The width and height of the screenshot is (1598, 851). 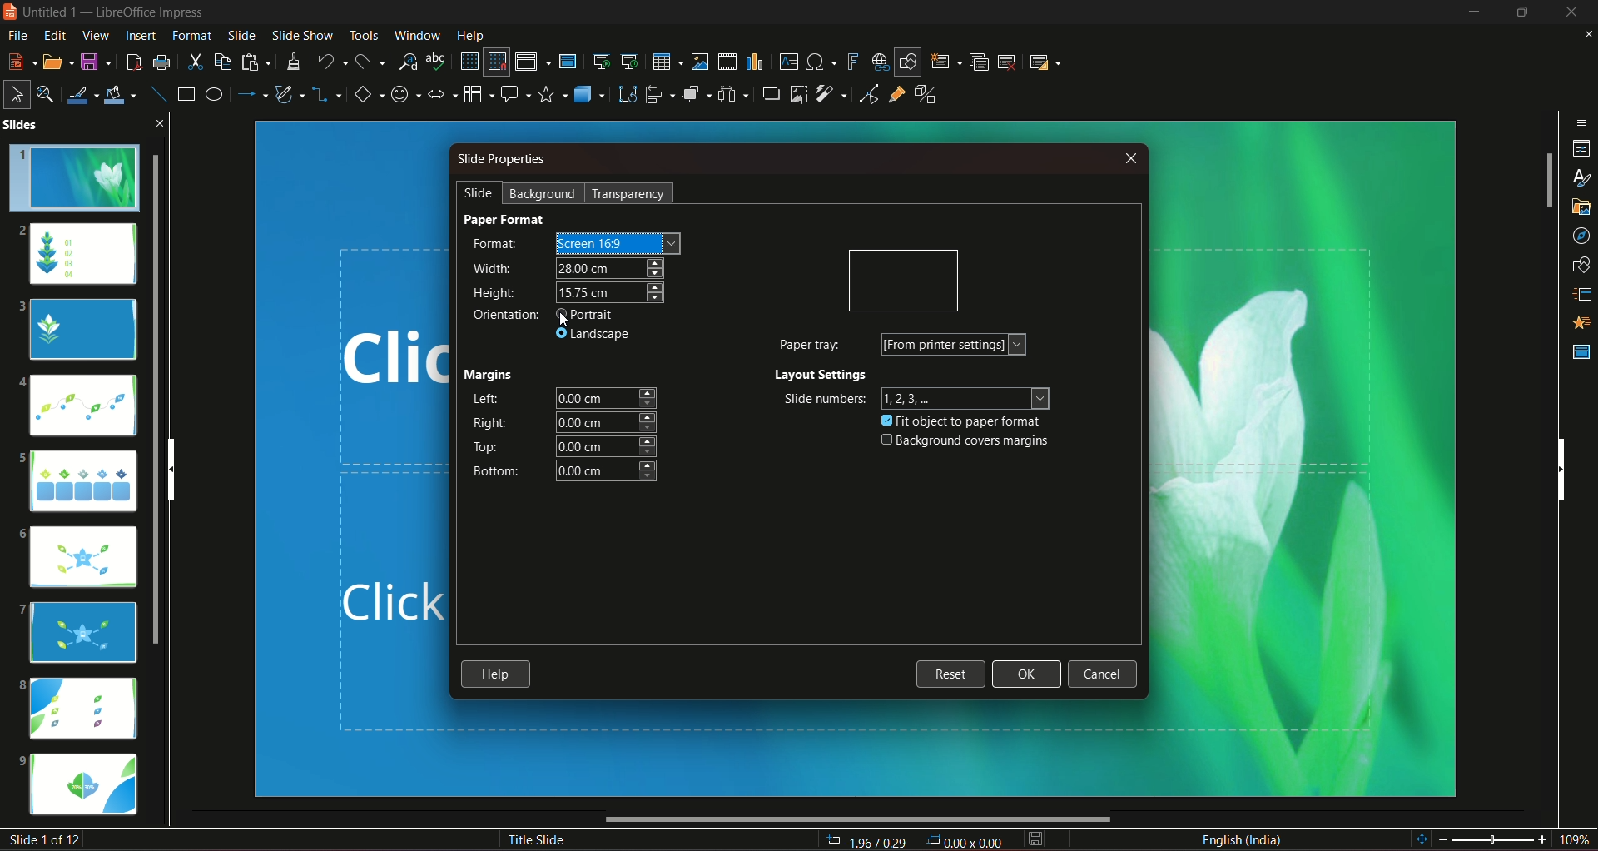 I want to click on layout settings, so click(x=822, y=376).